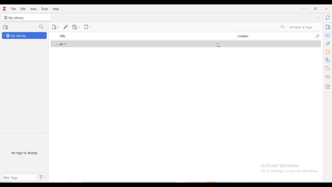 This screenshot has width=332, height=187. Describe the element at coordinates (304, 9) in the screenshot. I see `minimize` at that location.